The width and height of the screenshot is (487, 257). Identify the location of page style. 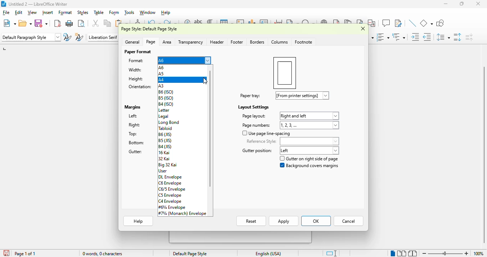
(189, 253).